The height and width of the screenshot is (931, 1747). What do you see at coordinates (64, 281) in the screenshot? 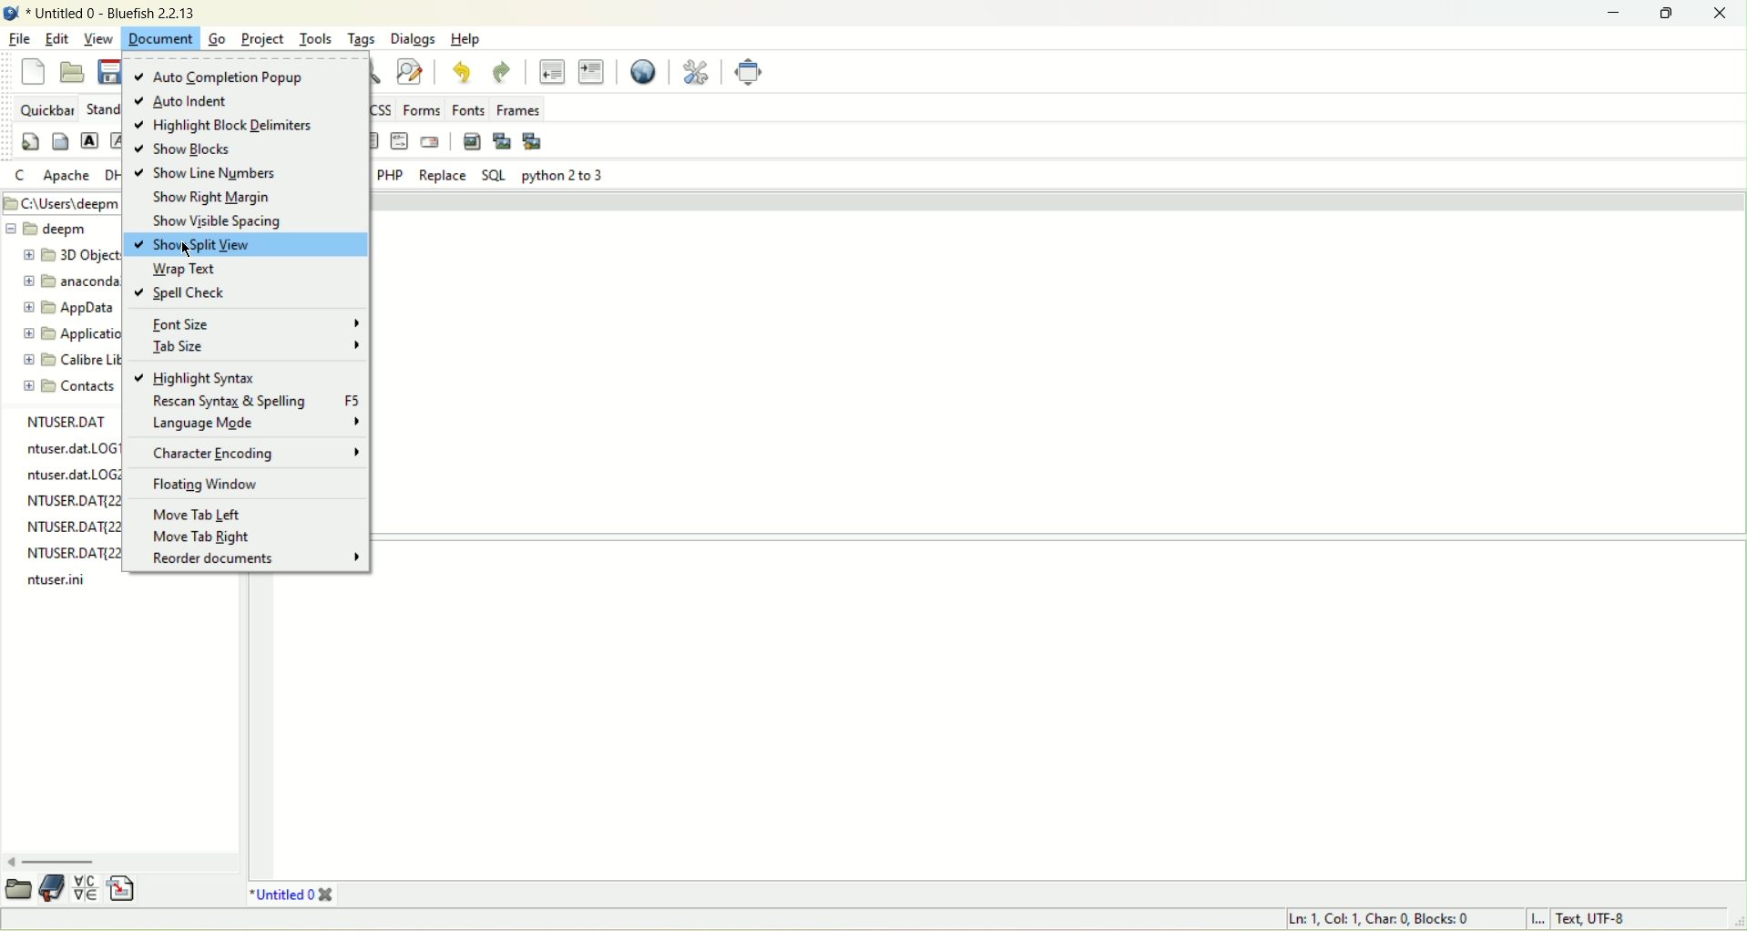
I see `folder name` at bounding box center [64, 281].